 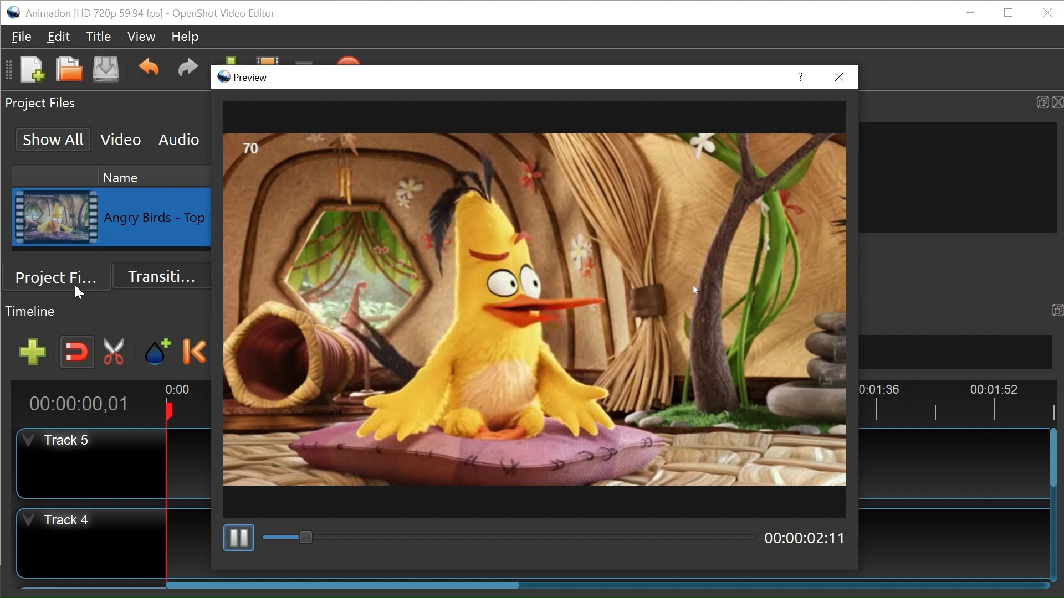 What do you see at coordinates (105, 69) in the screenshot?
I see `Save Project` at bounding box center [105, 69].